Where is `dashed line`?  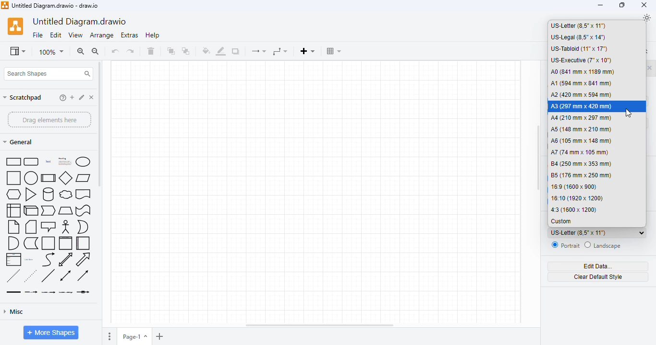
dashed line is located at coordinates (13, 276).